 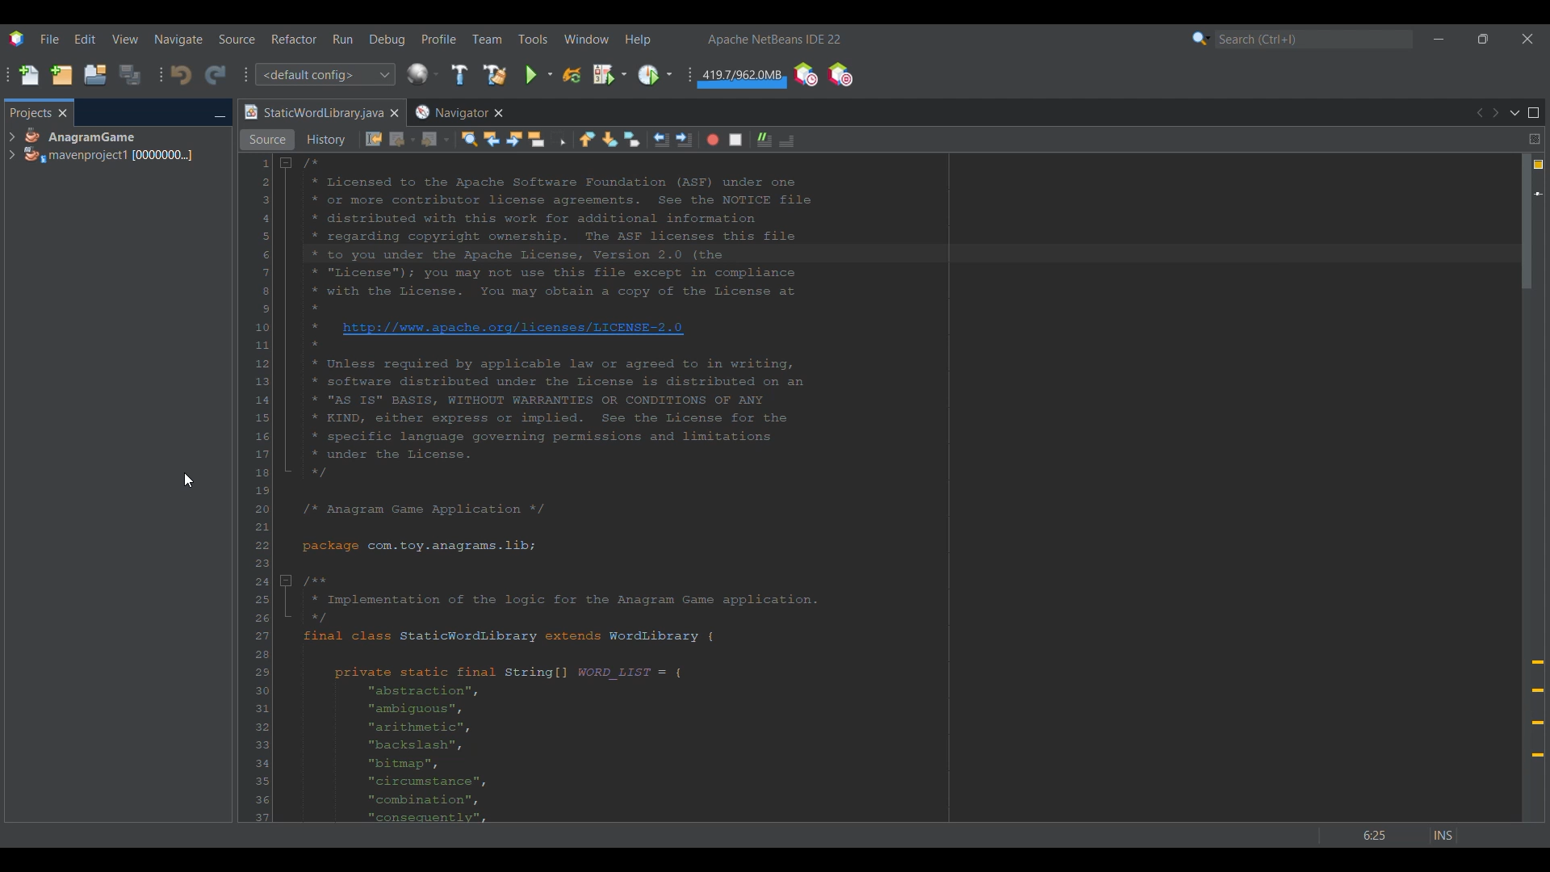 What do you see at coordinates (178, 40) in the screenshot?
I see `Naviagate menu` at bounding box center [178, 40].